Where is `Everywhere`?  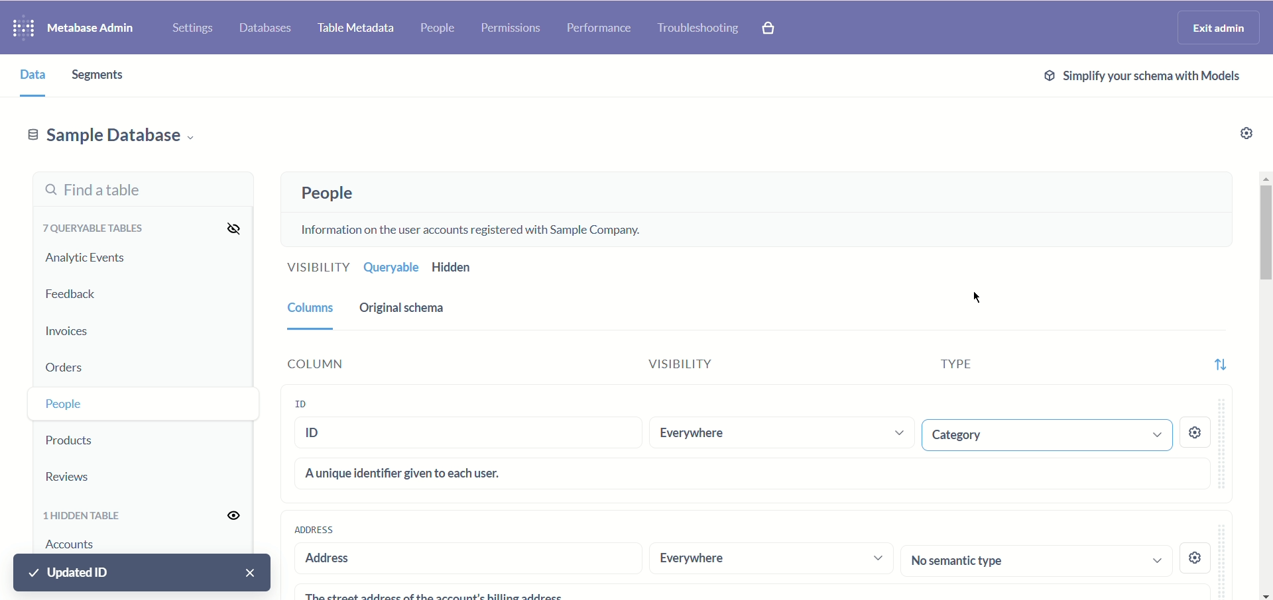 Everywhere is located at coordinates (778, 433).